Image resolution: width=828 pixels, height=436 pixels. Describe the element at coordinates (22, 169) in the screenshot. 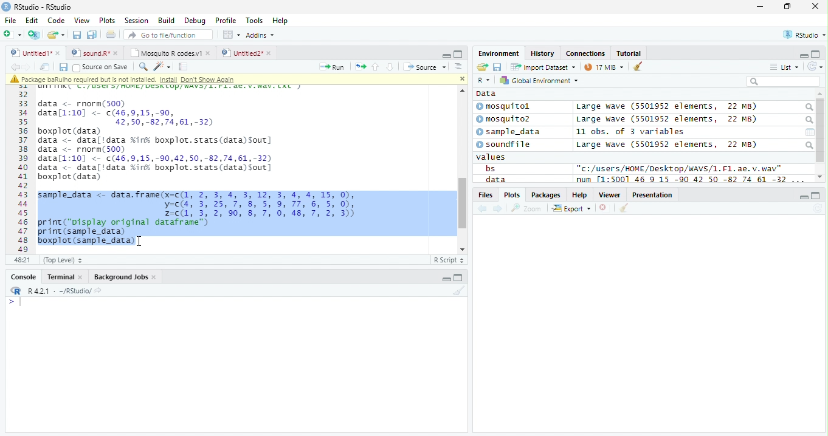

I see `Numbering line` at that location.